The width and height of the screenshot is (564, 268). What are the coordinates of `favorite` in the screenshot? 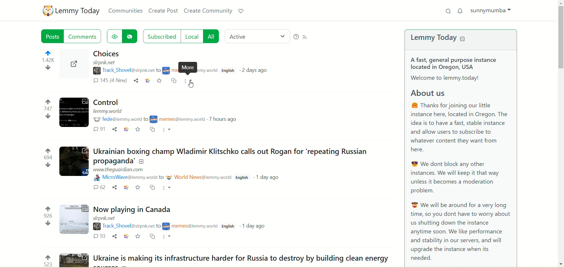 It's located at (138, 129).